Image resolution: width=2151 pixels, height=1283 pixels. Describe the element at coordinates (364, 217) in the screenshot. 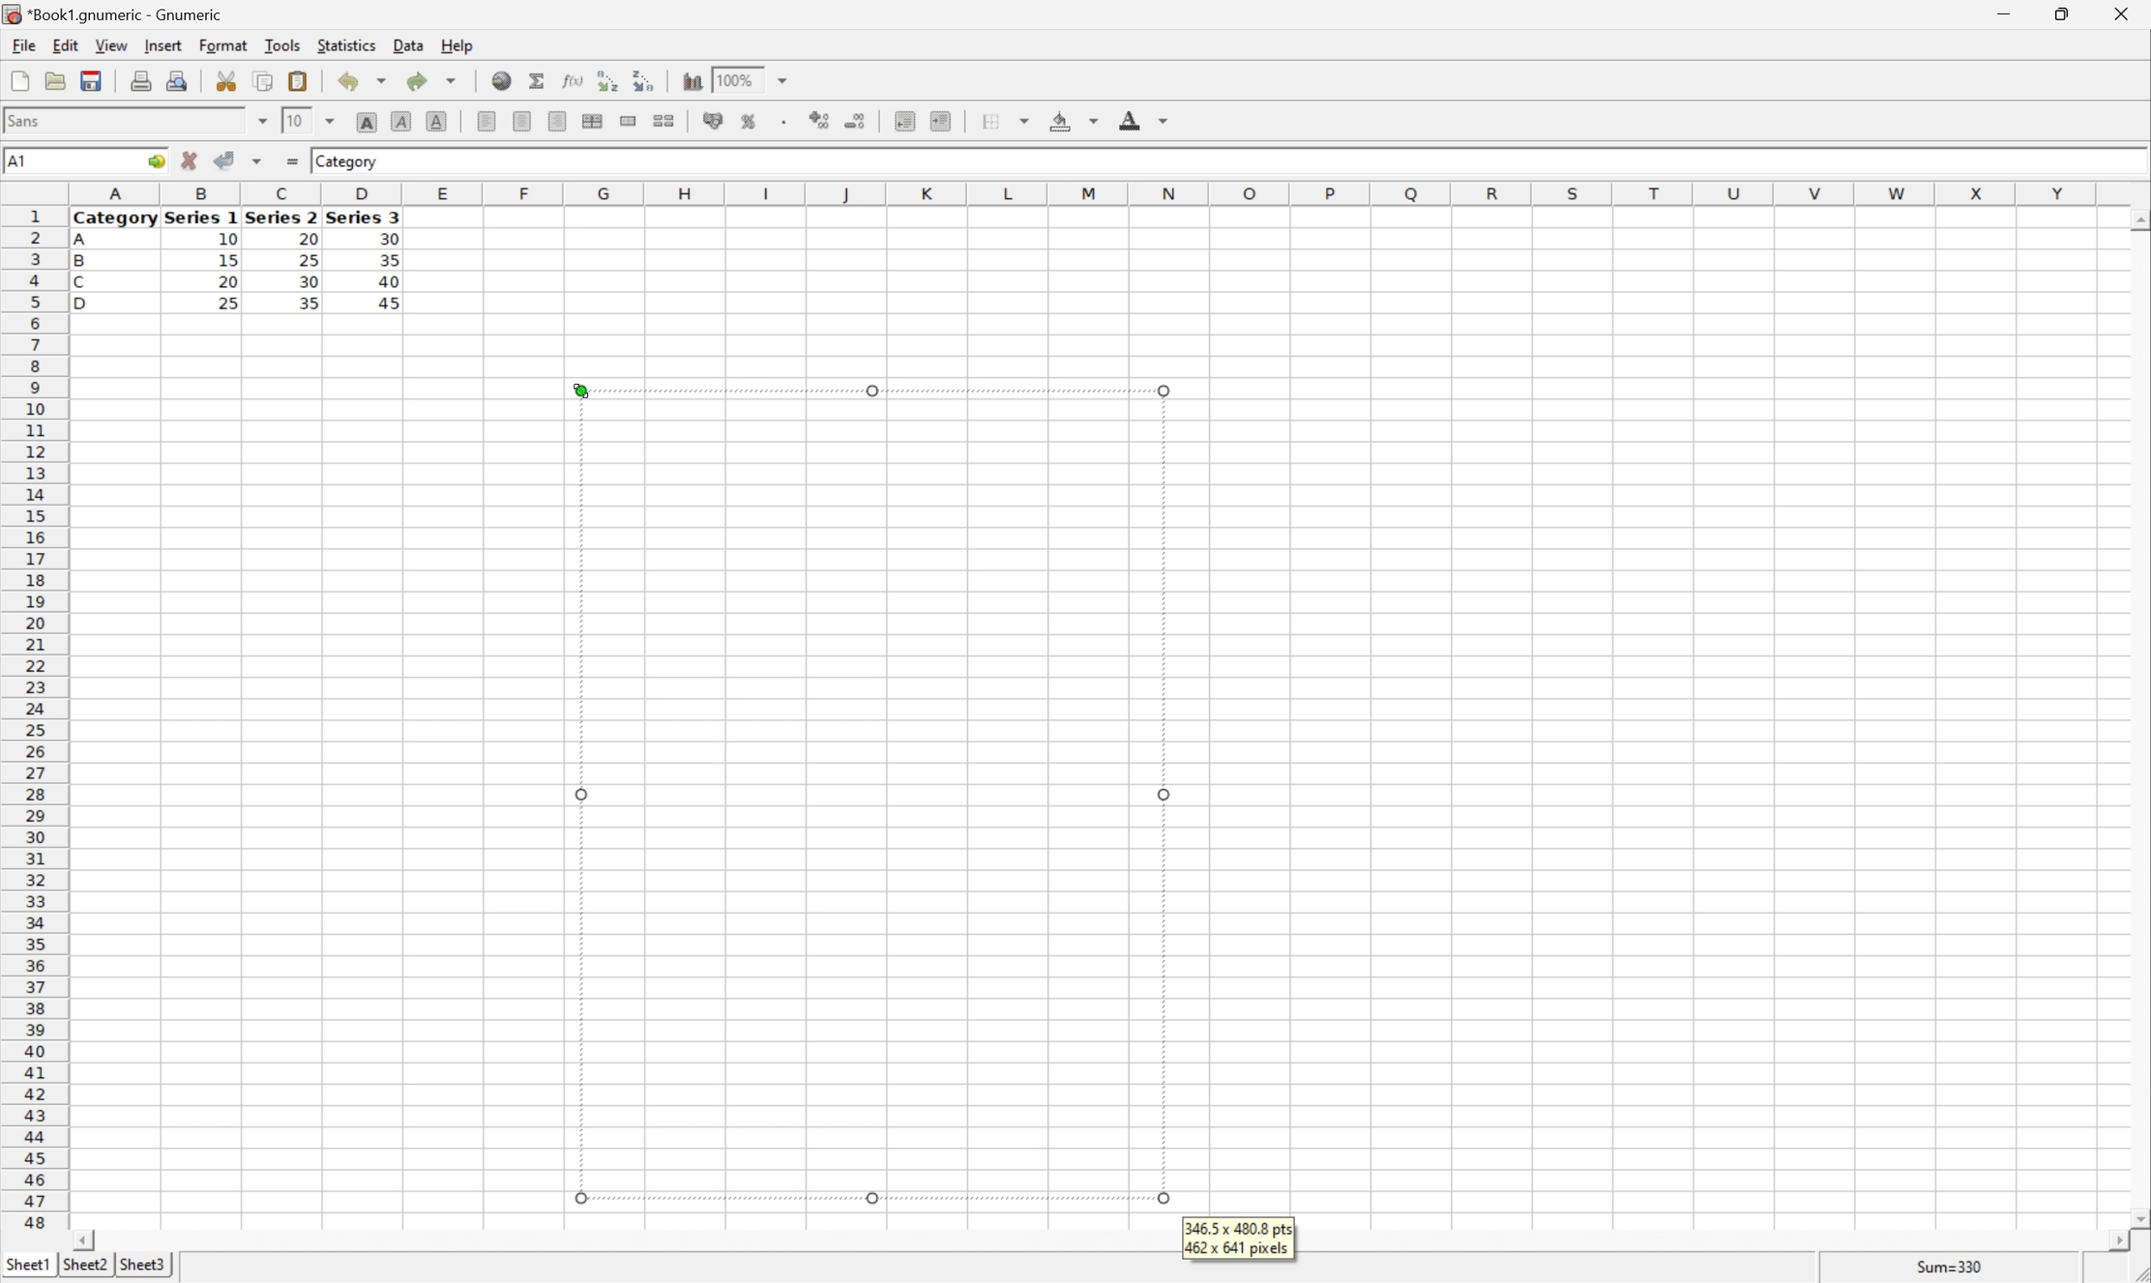

I see `Series 3` at that location.